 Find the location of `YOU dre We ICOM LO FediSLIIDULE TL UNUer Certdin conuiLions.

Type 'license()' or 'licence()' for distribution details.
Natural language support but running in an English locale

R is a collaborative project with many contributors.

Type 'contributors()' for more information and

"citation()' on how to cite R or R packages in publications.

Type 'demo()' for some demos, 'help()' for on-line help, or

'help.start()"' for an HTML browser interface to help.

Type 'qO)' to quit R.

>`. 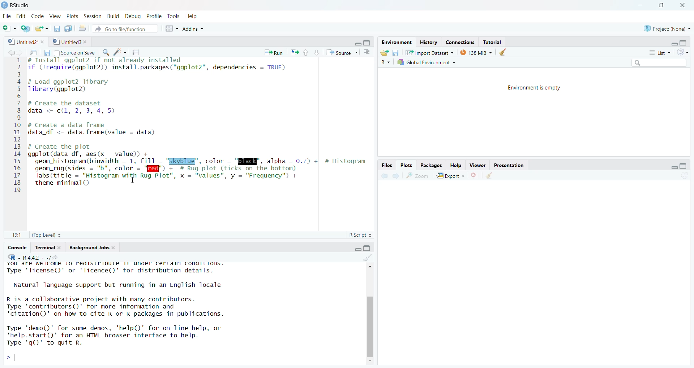

YOU dre We ICOM LO FediSLIIDULE TL UNUer Certdin conuiLions.

Type 'license()' or 'licence()' for distribution details.
Natural language support but running in an English locale

R is a collaborative project with many contributors.

Type 'contributors()' for more information and

"citation()' on how to cite R or R packages in publications.

Type 'demo()' for some demos, 'help()' for on-line help, or

'help.start()"' for an HTML browser interface to help.

Type 'qO)' to quit R.

> is located at coordinates (163, 307).